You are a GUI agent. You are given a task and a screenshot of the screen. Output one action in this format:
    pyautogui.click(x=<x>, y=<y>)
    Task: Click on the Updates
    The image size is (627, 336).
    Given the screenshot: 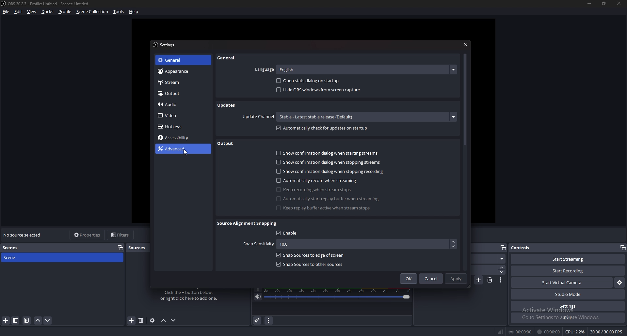 What is the action you would take?
    pyautogui.click(x=228, y=105)
    